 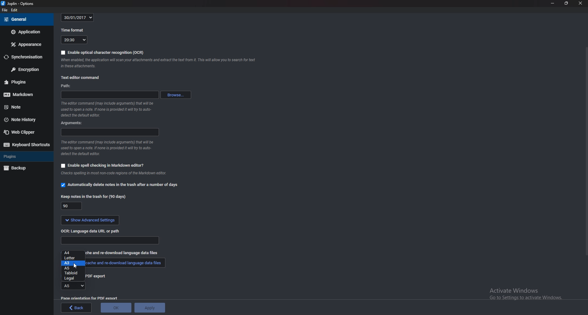 What do you see at coordinates (151, 307) in the screenshot?
I see `Apply` at bounding box center [151, 307].